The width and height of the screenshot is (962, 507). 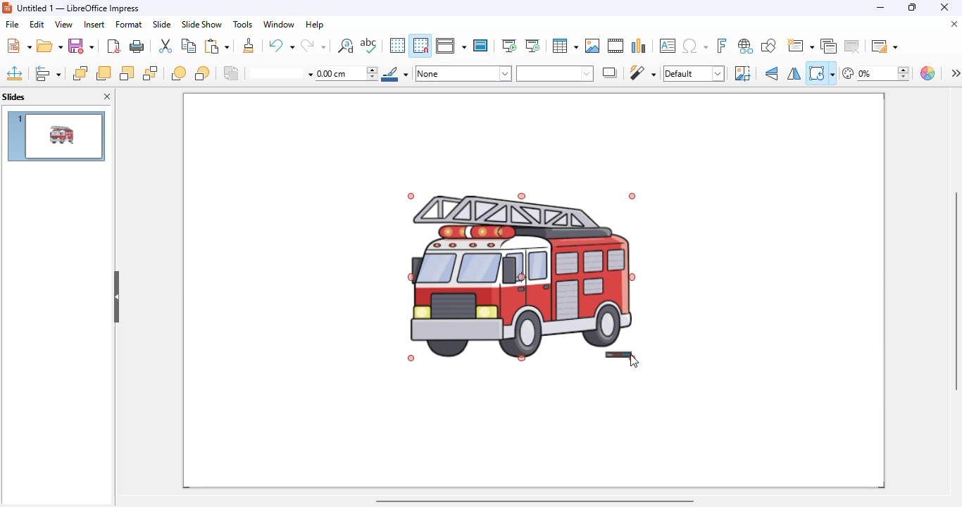 What do you see at coordinates (852, 45) in the screenshot?
I see `delete slide` at bounding box center [852, 45].